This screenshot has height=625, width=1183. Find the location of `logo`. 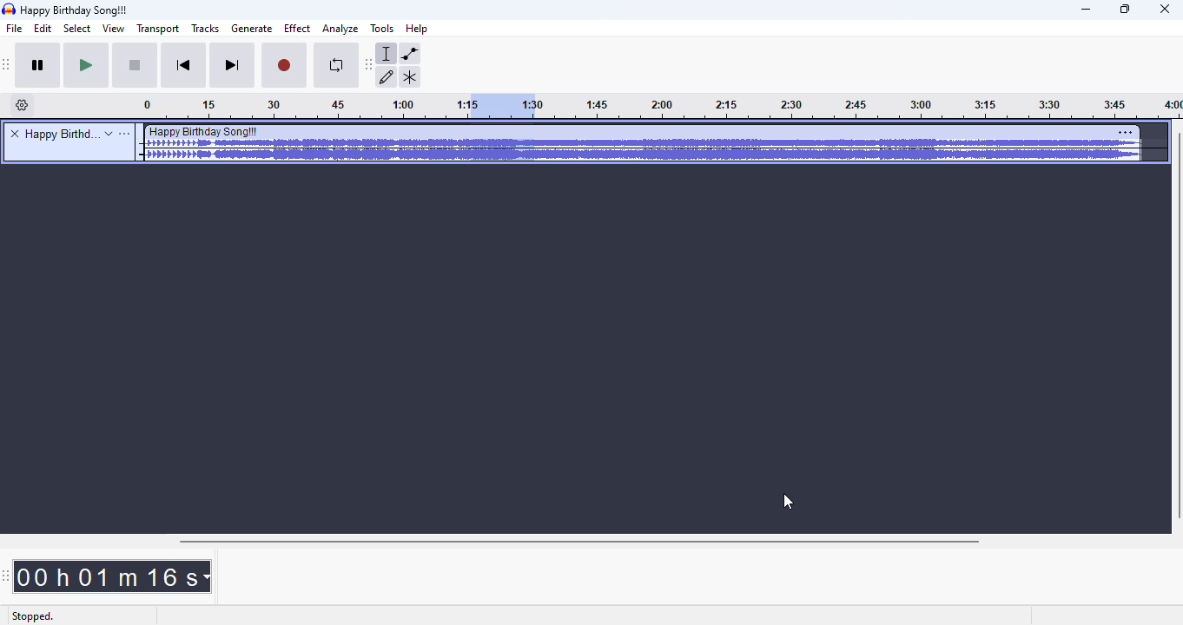

logo is located at coordinates (9, 9).